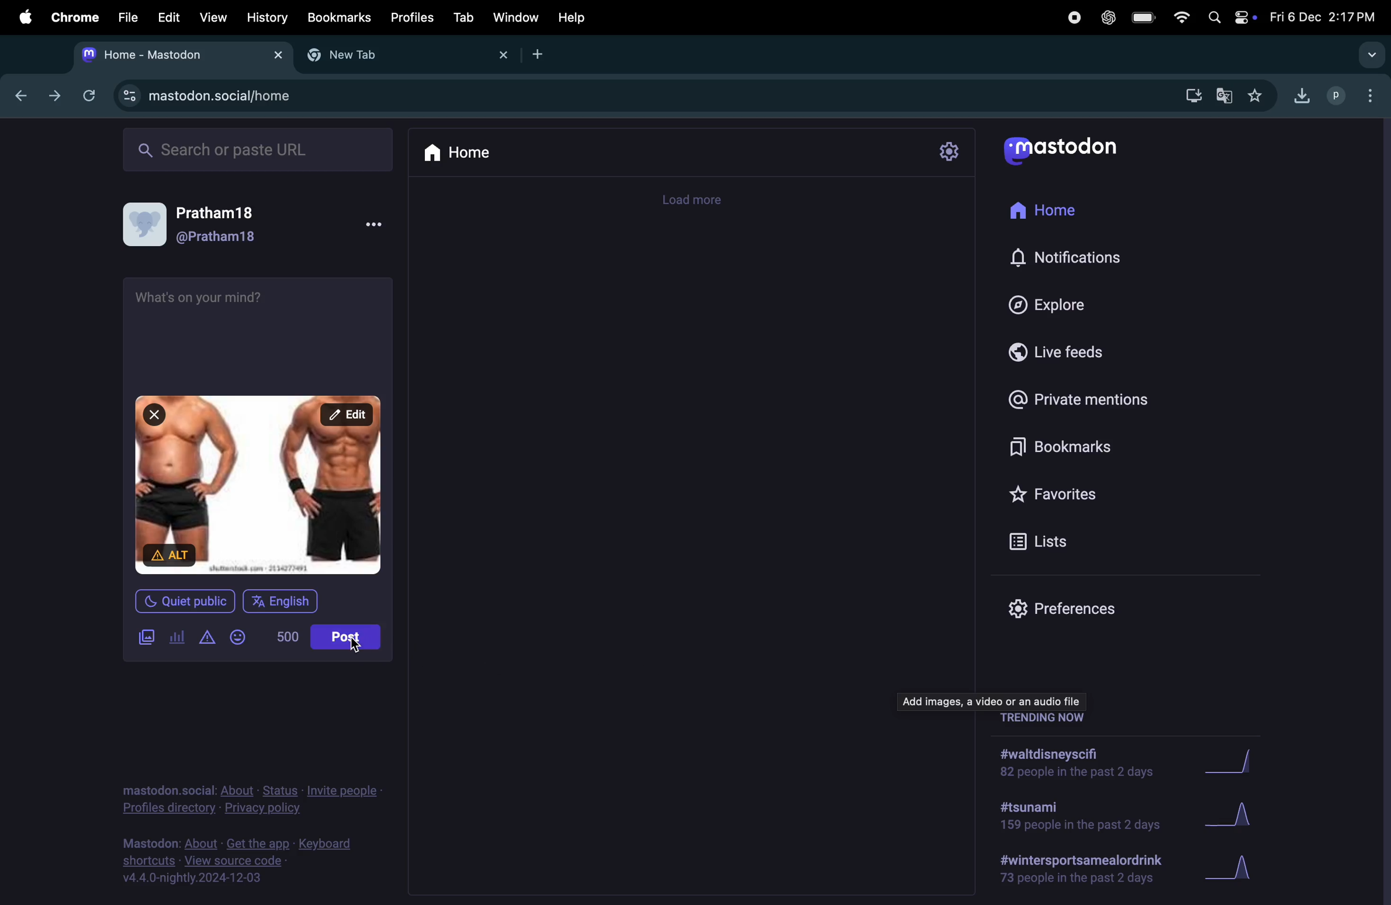 This screenshot has width=1391, height=905. I want to click on add image, so click(147, 638).